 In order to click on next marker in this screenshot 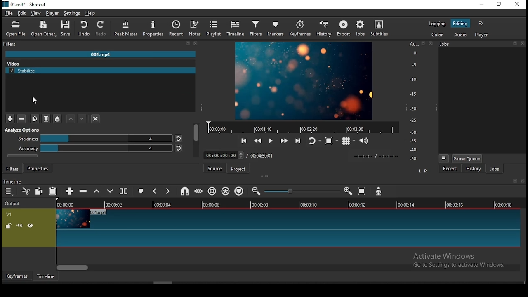, I will do `click(167, 191)`.